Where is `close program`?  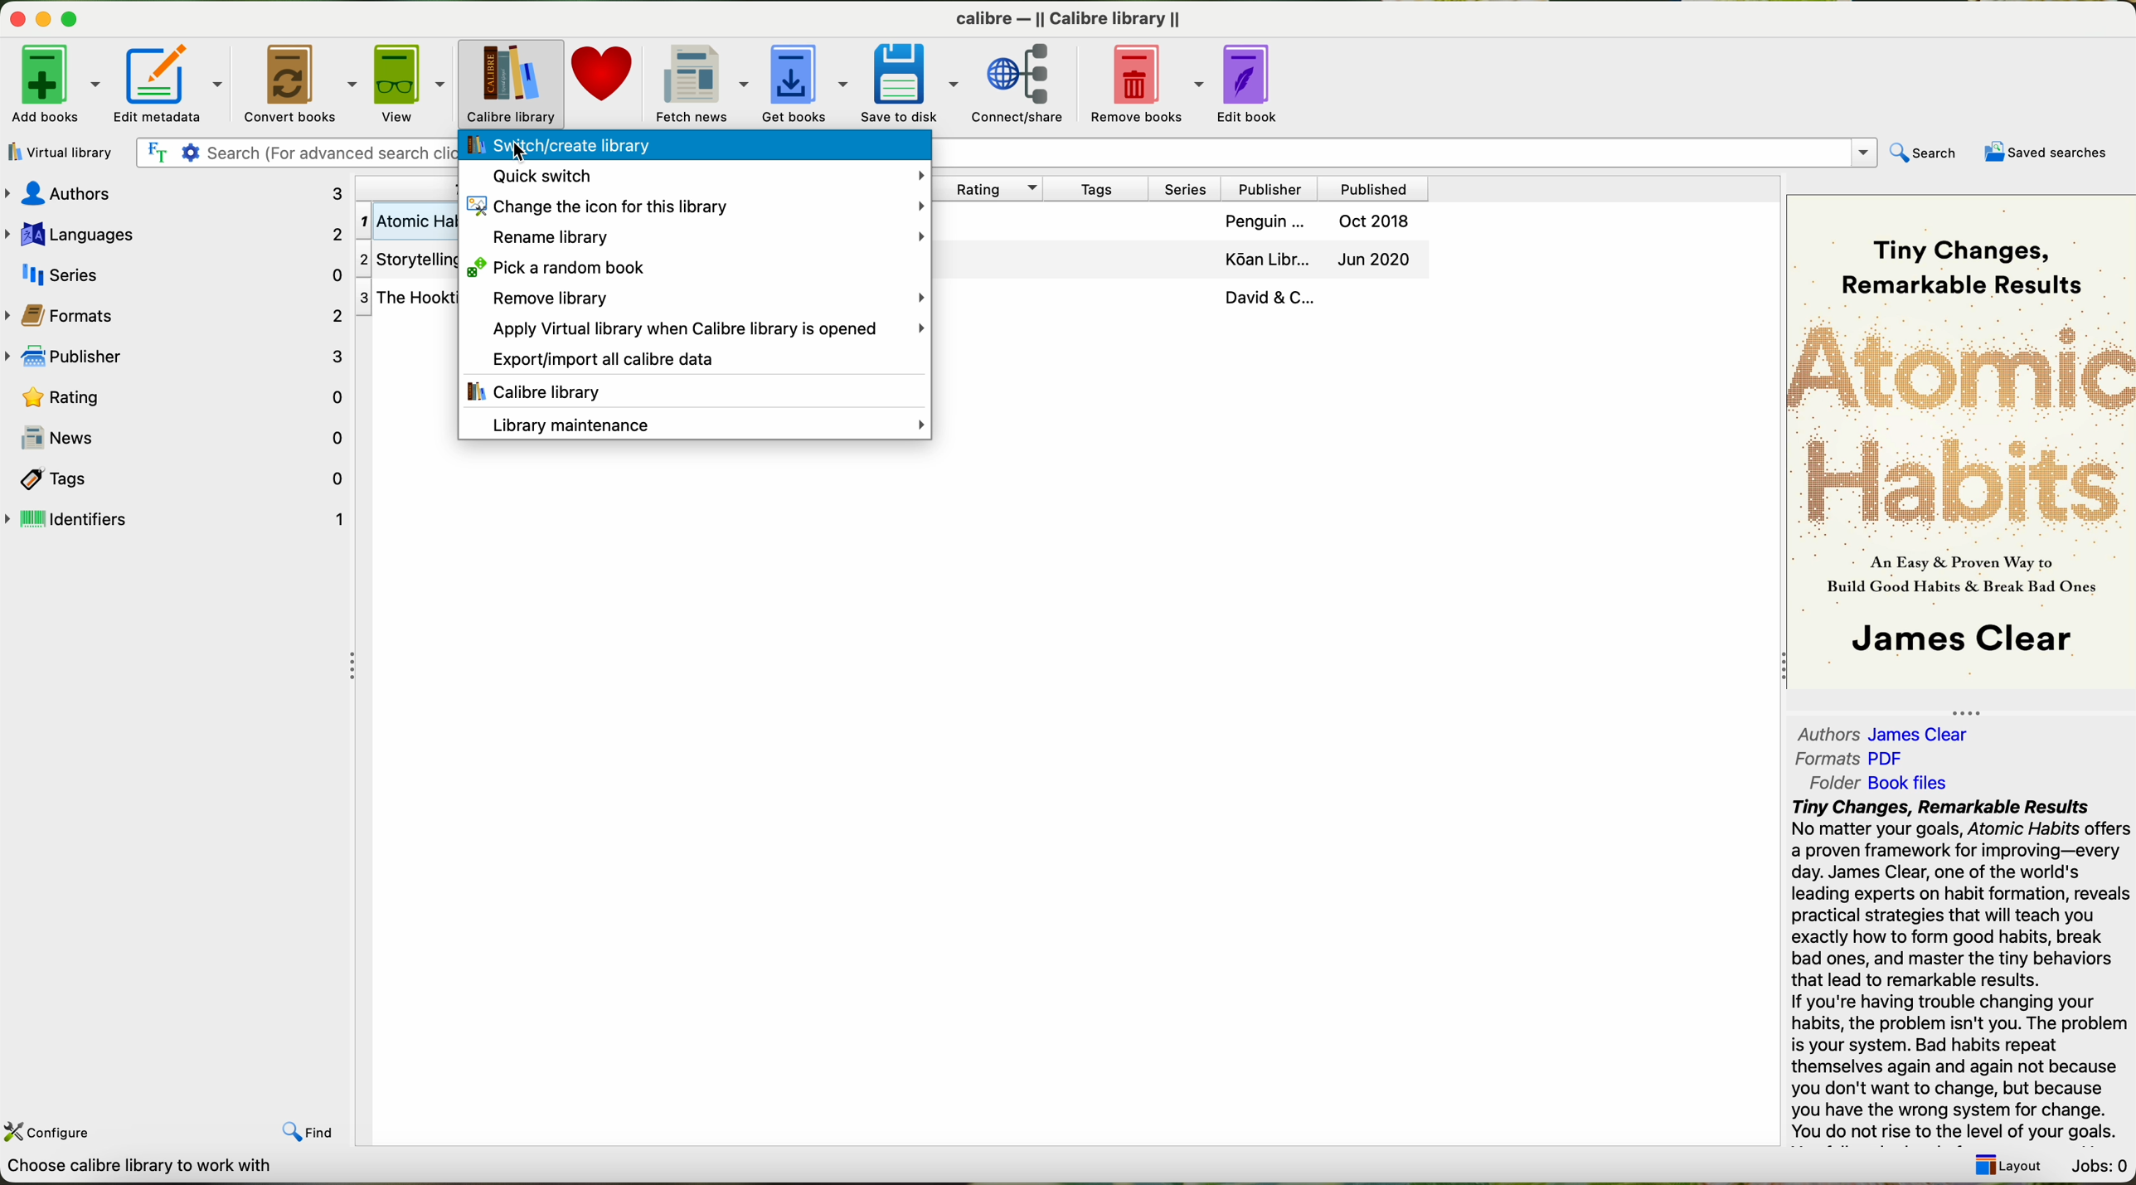
close program is located at coordinates (15, 18).